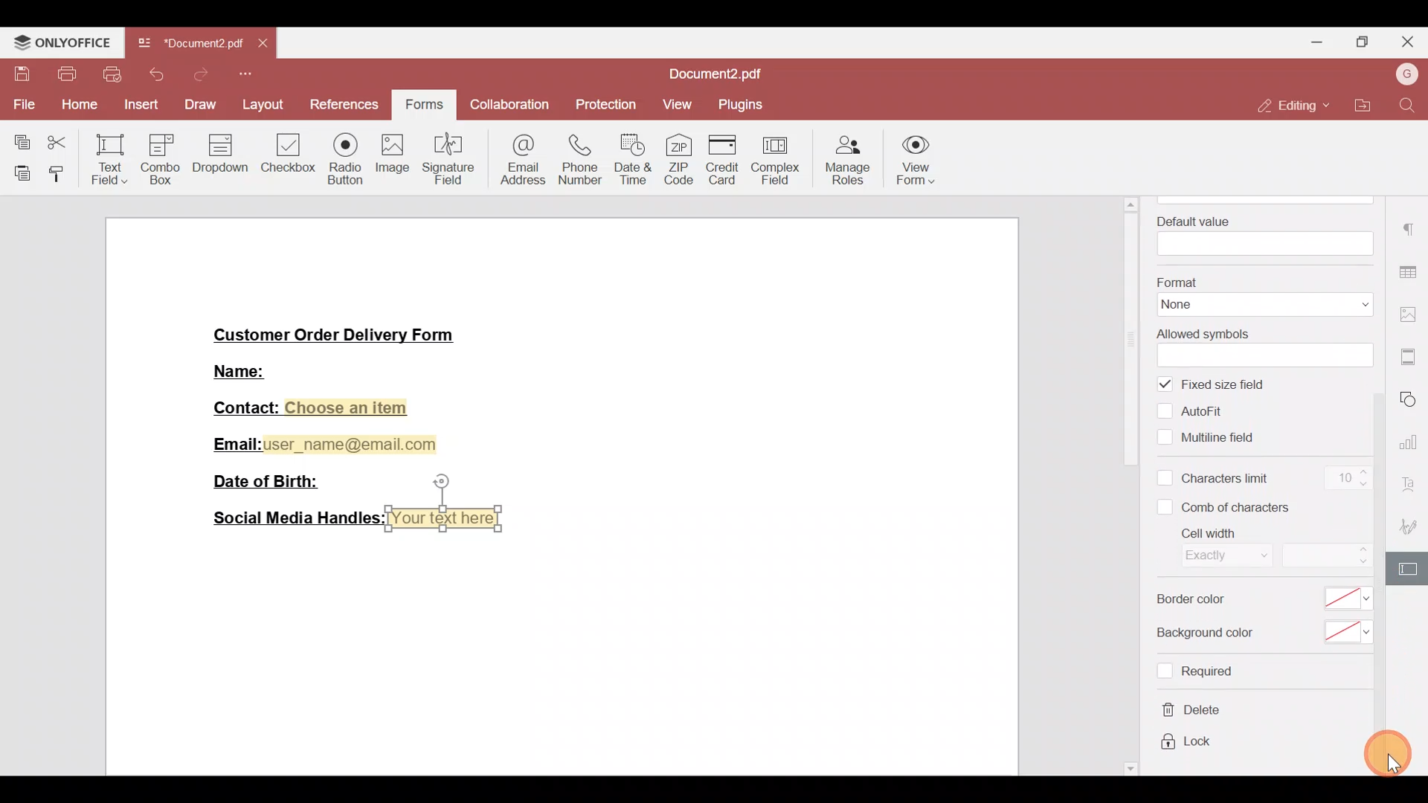 Image resolution: width=1428 pixels, height=803 pixels. What do you see at coordinates (1134, 485) in the screenshot?
I see `Scroll bar` at bounding box center [1134, 485].